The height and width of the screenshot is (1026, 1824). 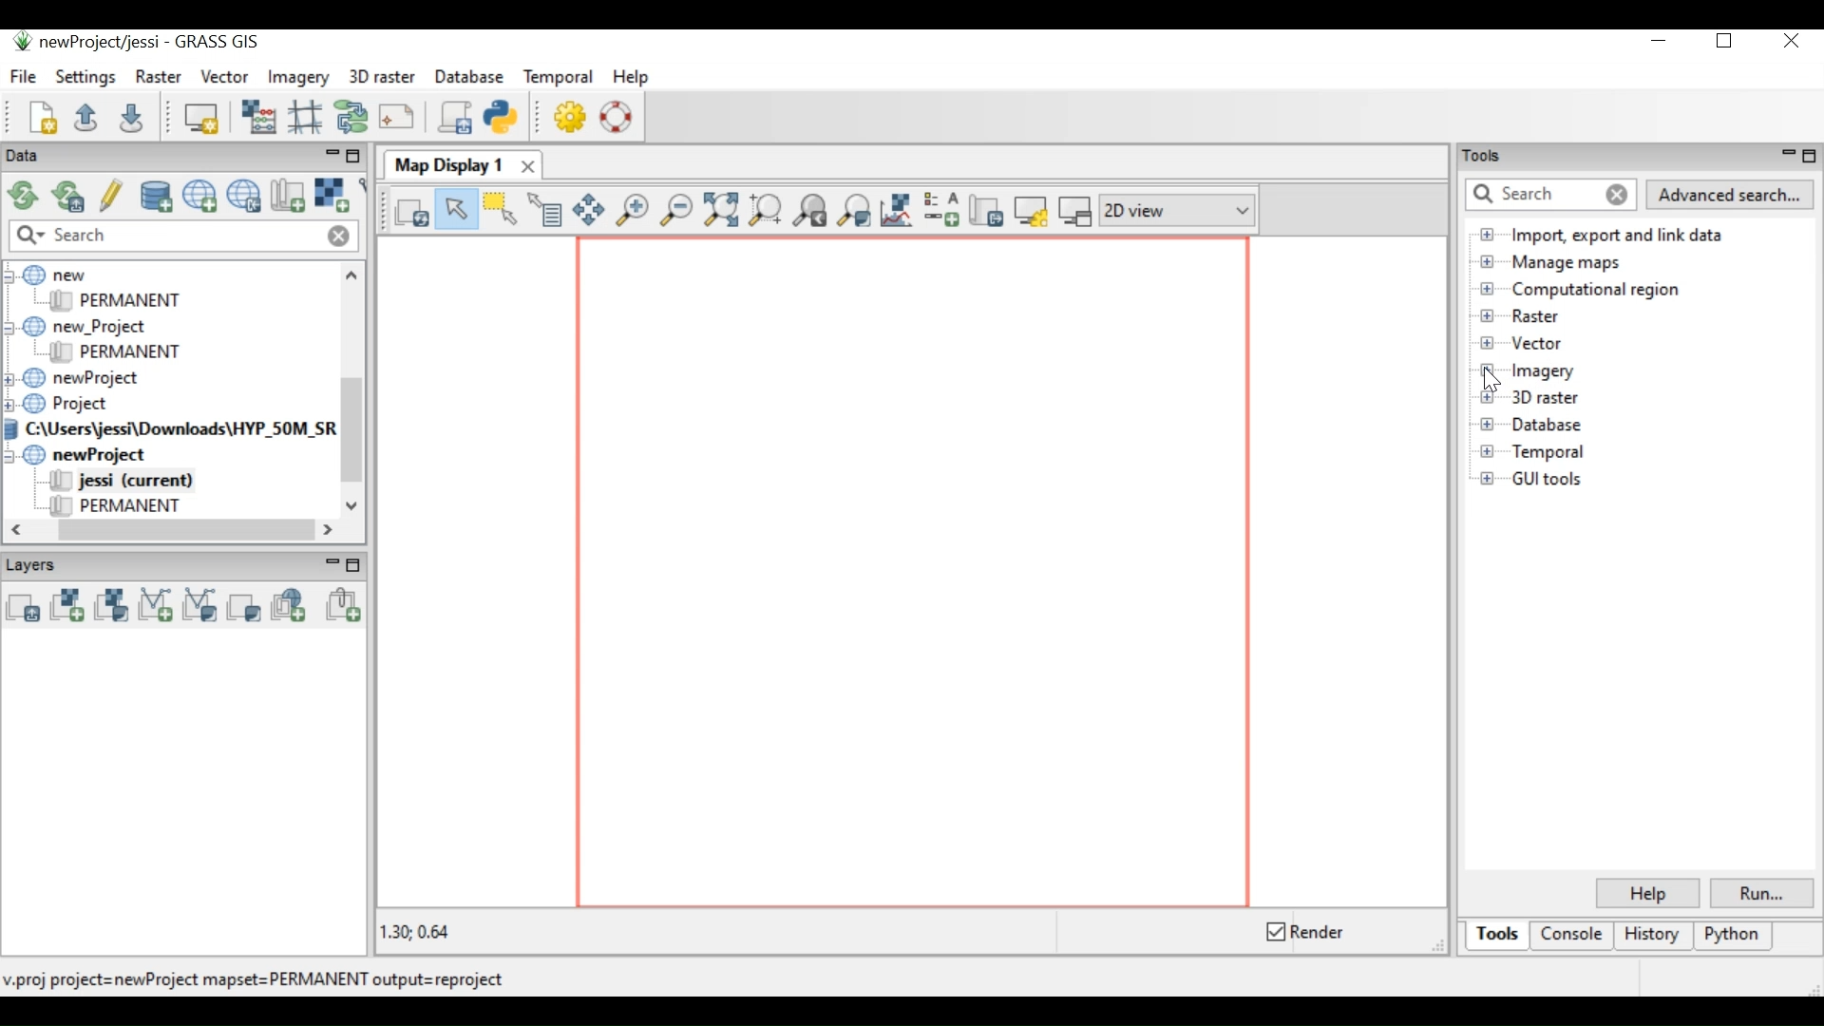 What do you see at coordinates (155, 605) in the screenshot?
I see `Add vector map layer` at bounding box center [155, 605].